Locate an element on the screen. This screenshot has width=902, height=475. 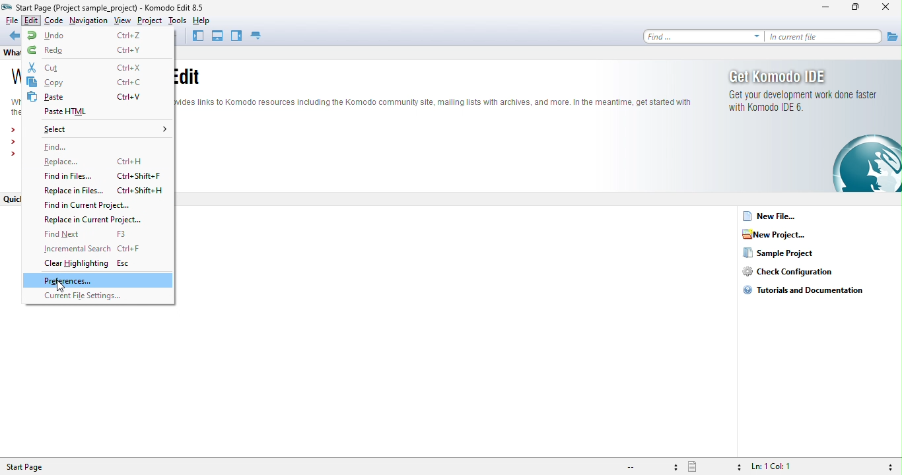
text is located at coordinates (434, 86).